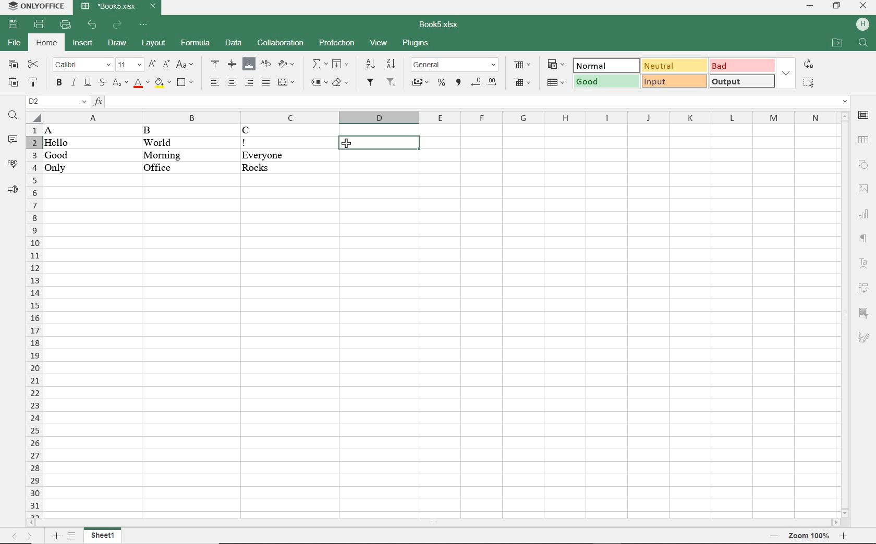  Describe the element at coordinates (72, 536) in the screenshot. I see `list sheets` at that location.